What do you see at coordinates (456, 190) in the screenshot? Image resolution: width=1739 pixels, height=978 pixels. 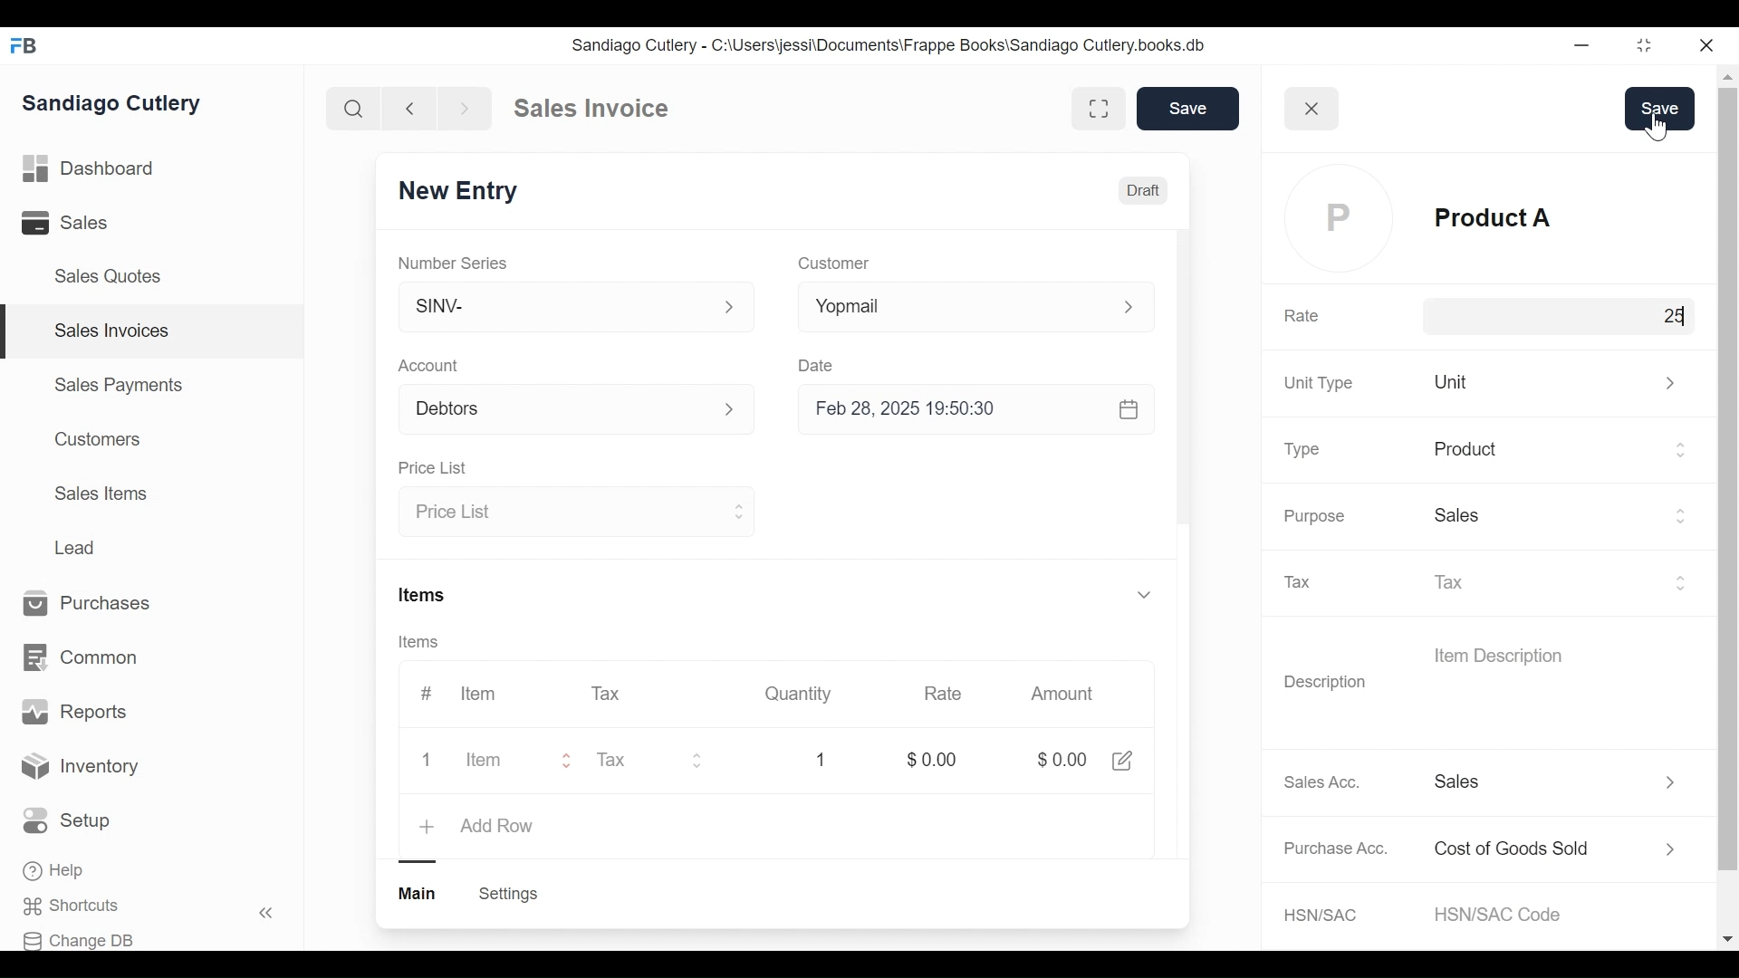 I see `New Entry` at bounding box center [456, 190].